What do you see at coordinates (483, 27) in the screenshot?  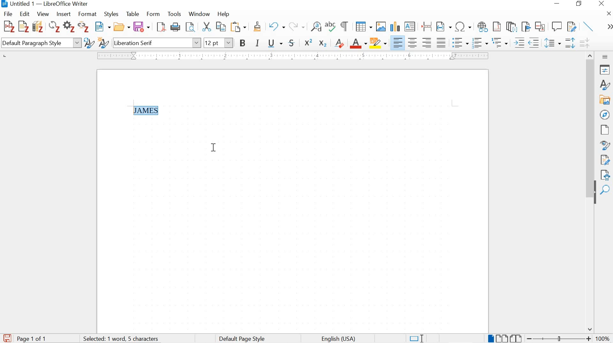 I see `insert footnote` at bounding box center [483, 27].